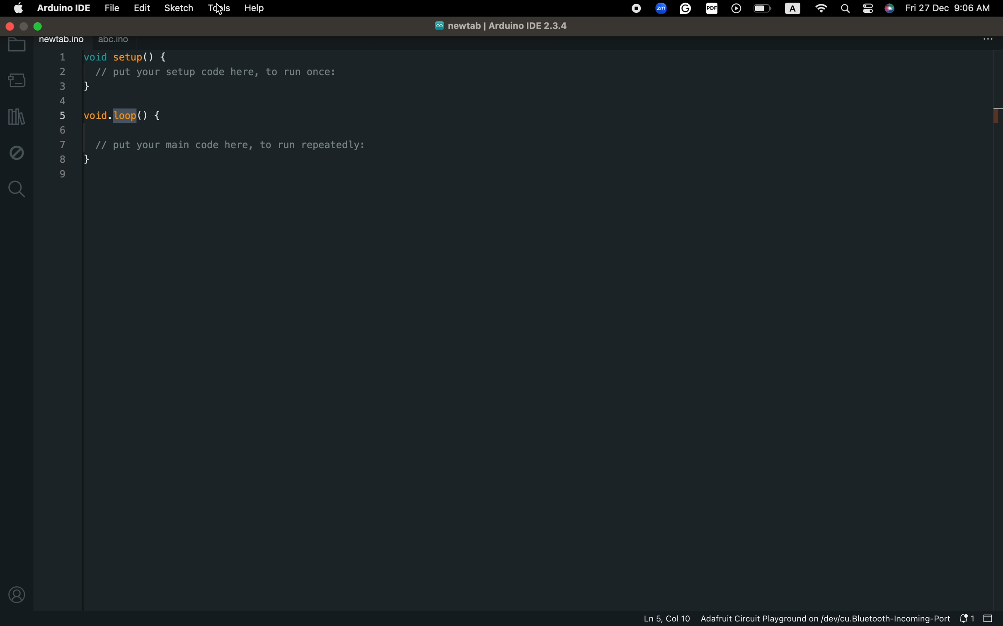 This screenshot has width=1003, height=626. What do you see at coordinates (668, 619) in the screenshot?
I see `Ln 5, Col 10` at bounding box center [668, 619].